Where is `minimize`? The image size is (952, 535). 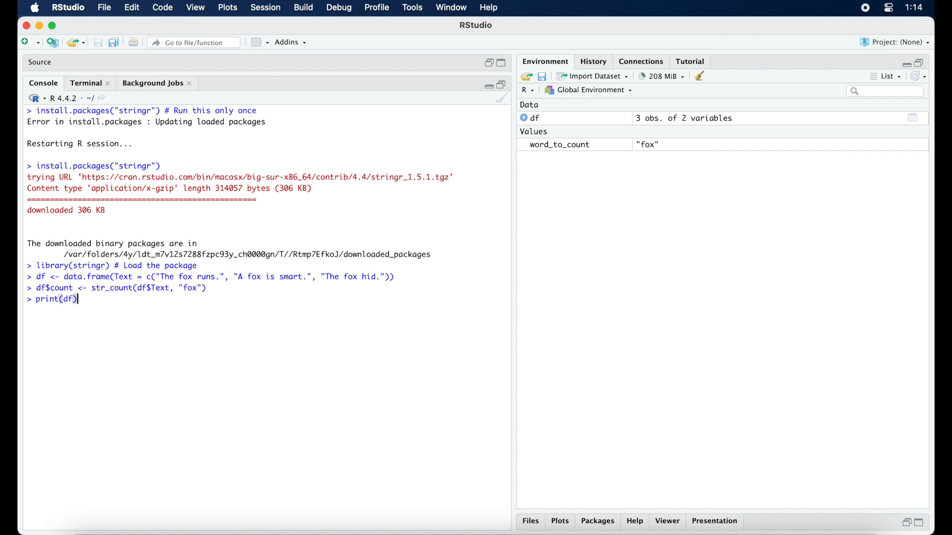
minimize is located at coordinates (487, 85).